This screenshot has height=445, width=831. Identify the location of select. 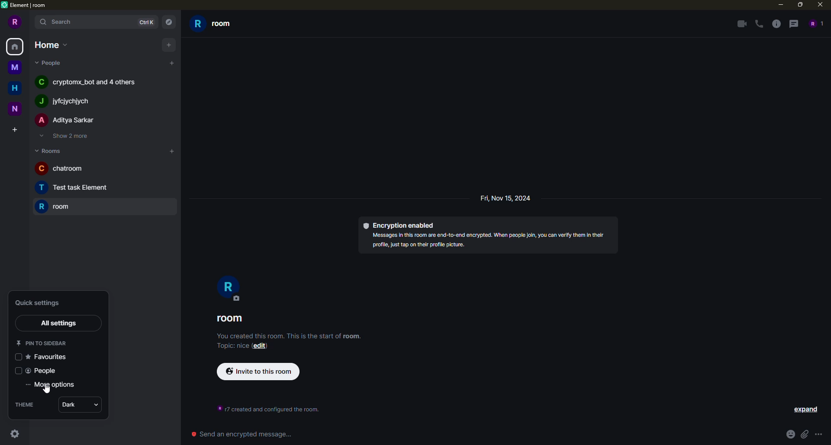
(19, 371).